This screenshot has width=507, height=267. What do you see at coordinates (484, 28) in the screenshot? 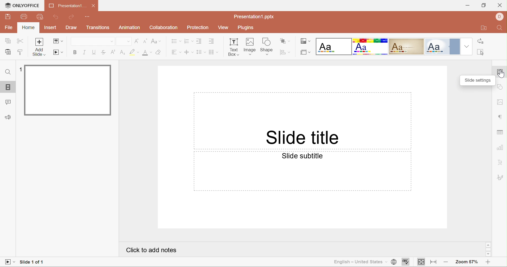
I see `Open file location` at bounding box center [484, 28].